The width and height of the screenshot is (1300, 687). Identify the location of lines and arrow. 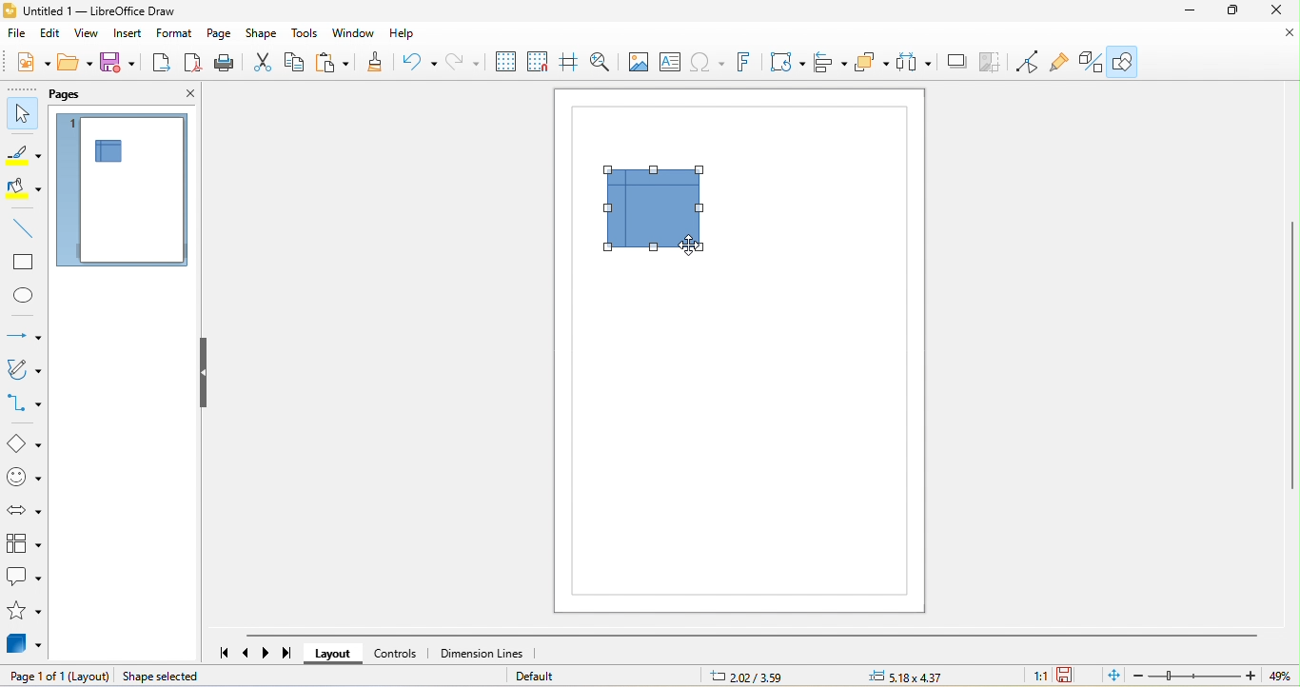
(23, 335).